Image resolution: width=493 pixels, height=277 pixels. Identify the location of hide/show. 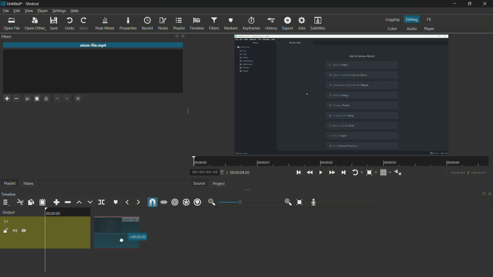
(24, 231).